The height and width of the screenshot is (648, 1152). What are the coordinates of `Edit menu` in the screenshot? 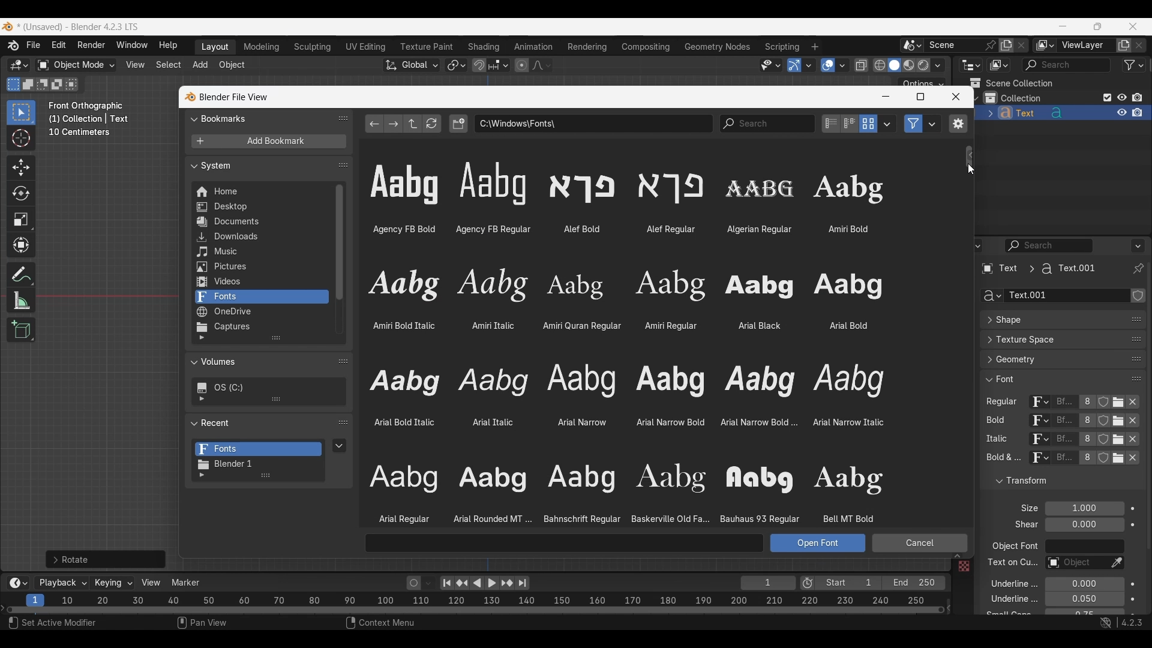 It's located at (59, 46).